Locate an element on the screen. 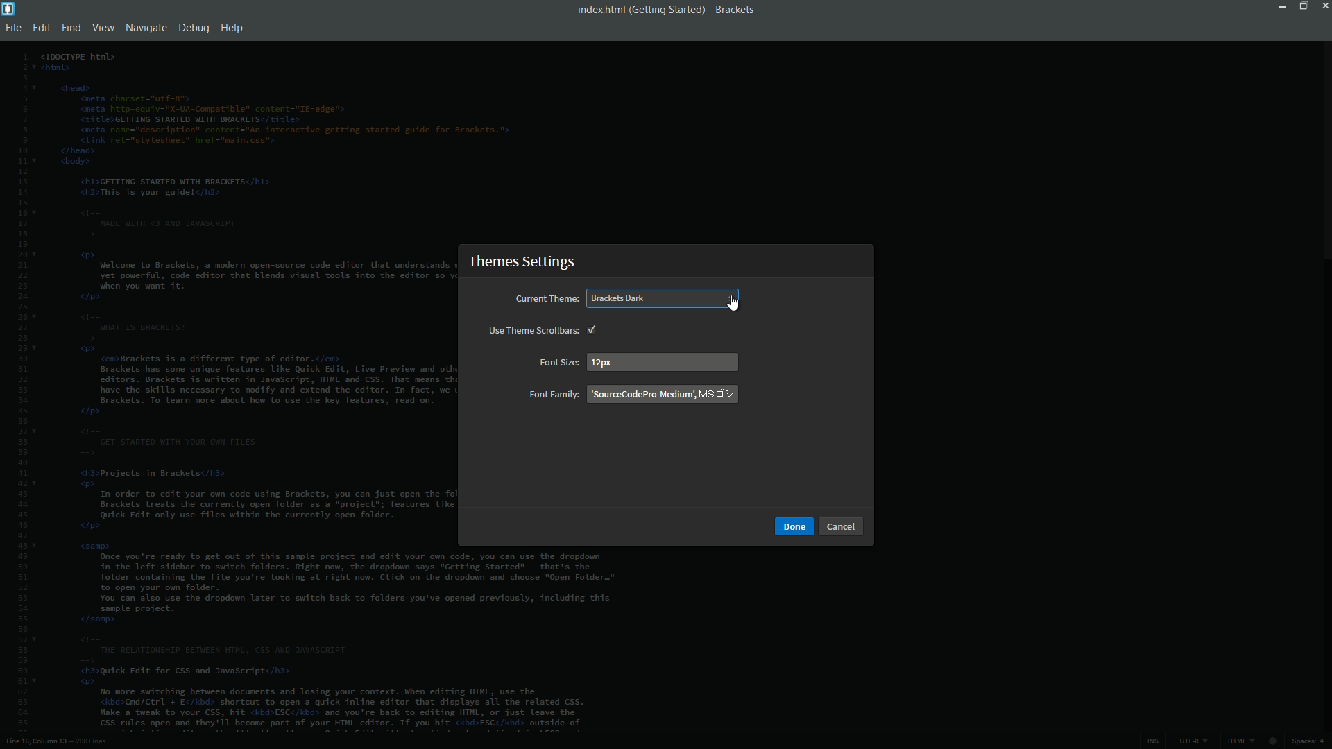  font size is located at coordinates (558, 363).